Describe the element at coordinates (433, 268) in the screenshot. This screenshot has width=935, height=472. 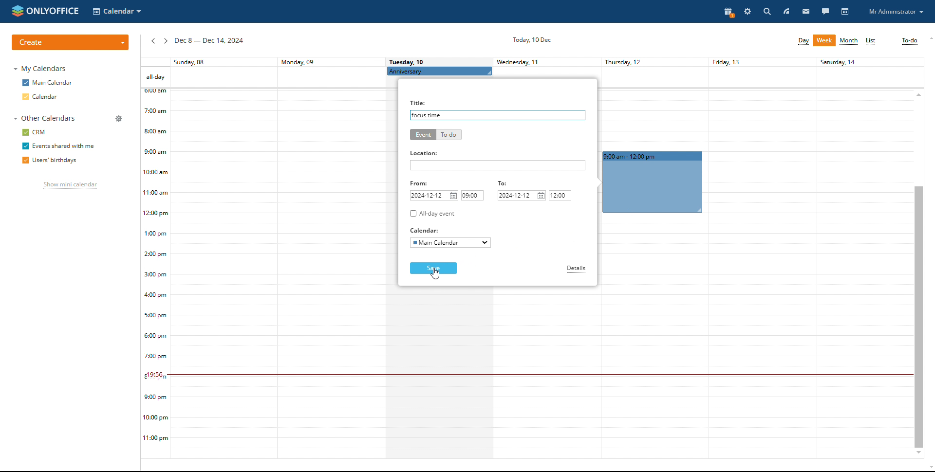
I see `save` at that location.